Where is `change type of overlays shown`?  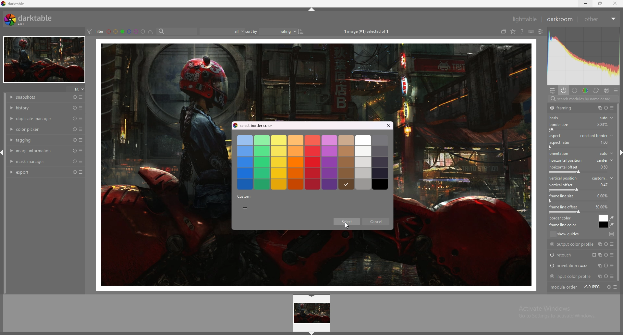
change type of overlays shown is located at coordinates (512, 31).